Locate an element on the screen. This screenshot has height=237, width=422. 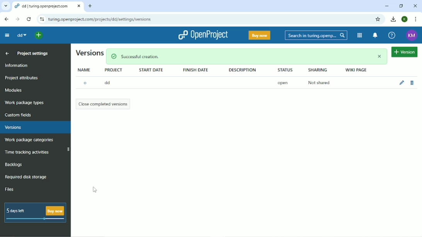
Project attributes is located at coordinates (21, 78).